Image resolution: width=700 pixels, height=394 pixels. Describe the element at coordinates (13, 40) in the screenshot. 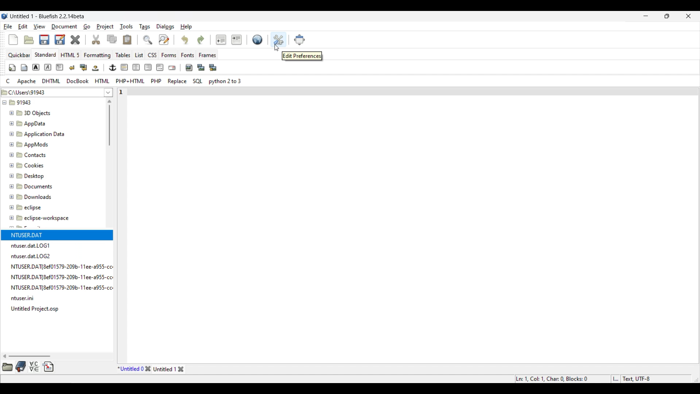

I see `New` at that location.